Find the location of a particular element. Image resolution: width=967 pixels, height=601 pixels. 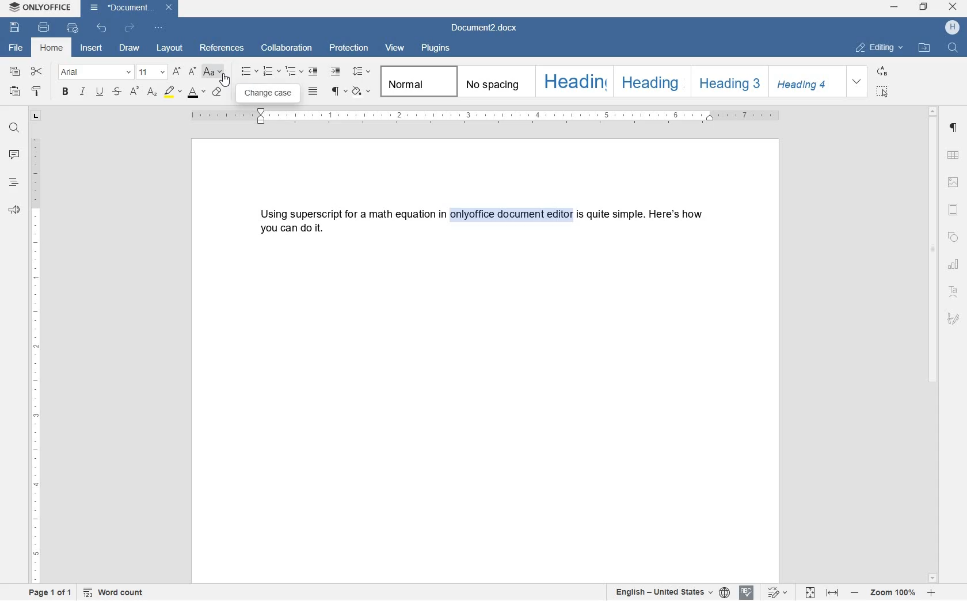

draw is located at coordinates (133, 48).